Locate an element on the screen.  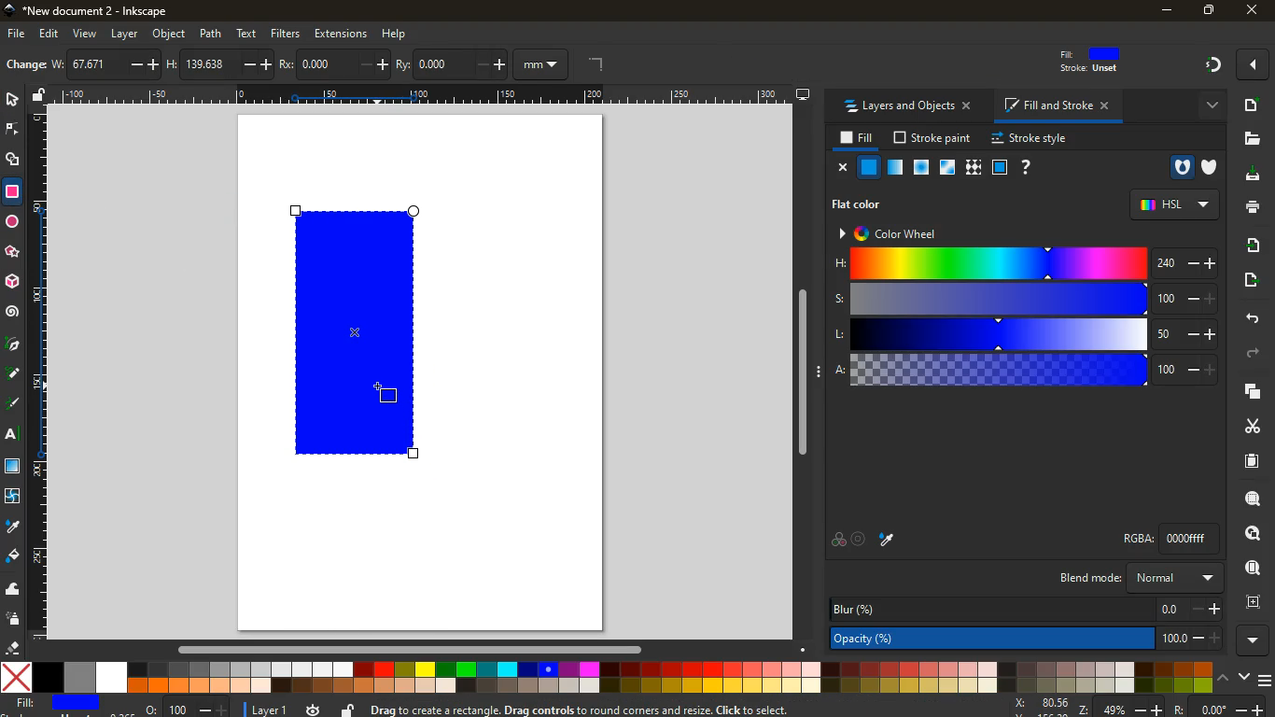
fill is located at coordinates (13, 555).